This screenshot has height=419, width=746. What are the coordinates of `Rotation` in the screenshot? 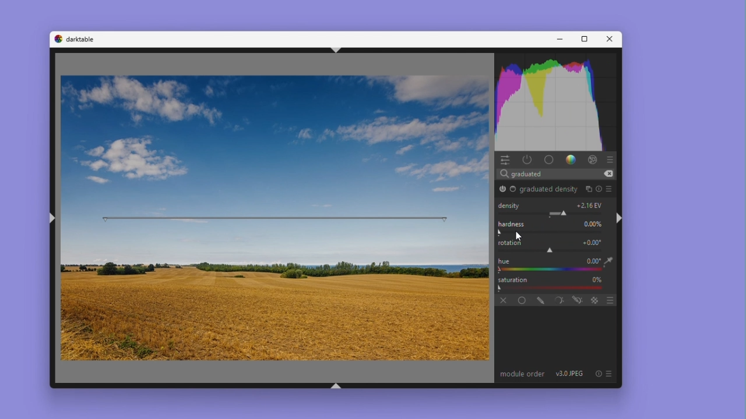 It's located at (555, 233).